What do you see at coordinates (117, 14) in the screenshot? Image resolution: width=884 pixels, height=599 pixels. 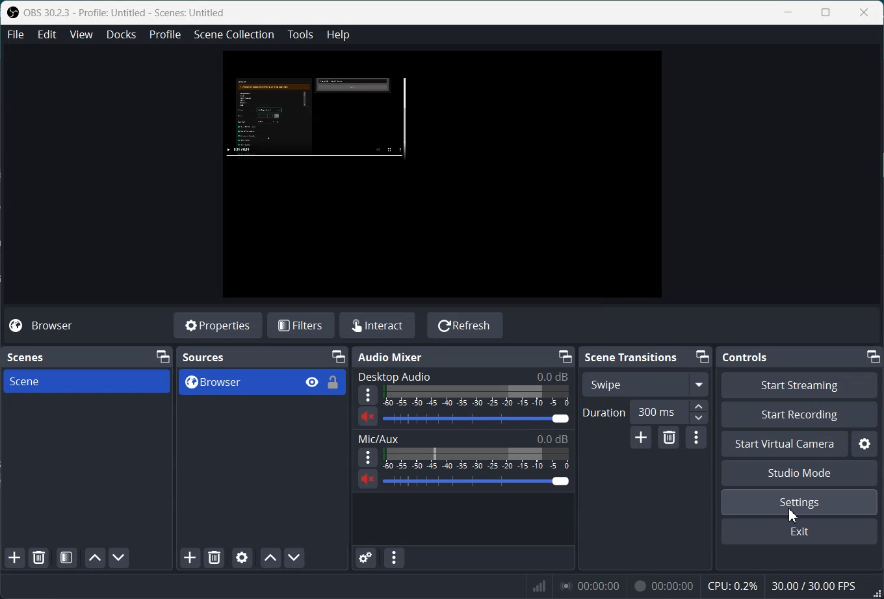 I see `OBS 30.2.3 - Profile: Untitled - Scenes: Untitled` at bounding box center [117, 14].